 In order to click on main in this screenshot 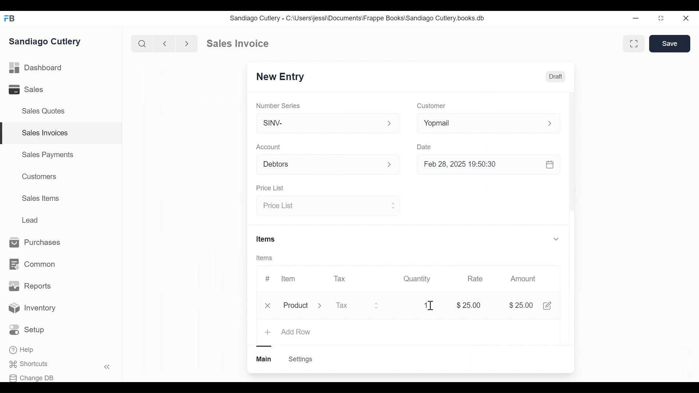, I will do `click(265, 359)`.